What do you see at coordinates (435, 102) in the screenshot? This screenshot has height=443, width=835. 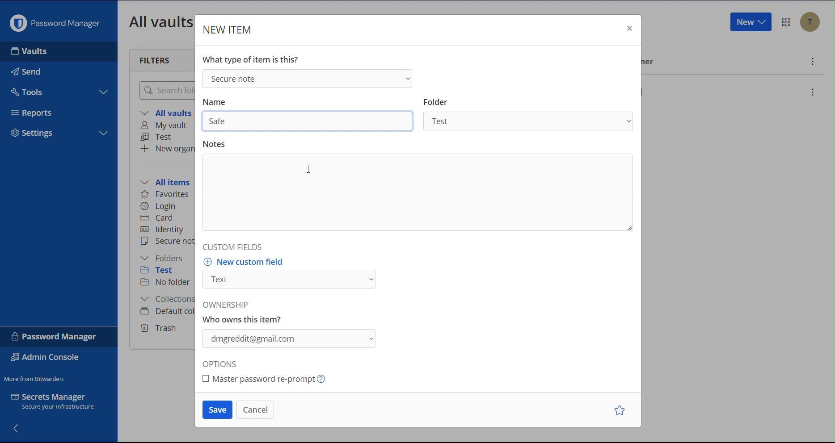 I see `folder` at bounding box center [435, 102].